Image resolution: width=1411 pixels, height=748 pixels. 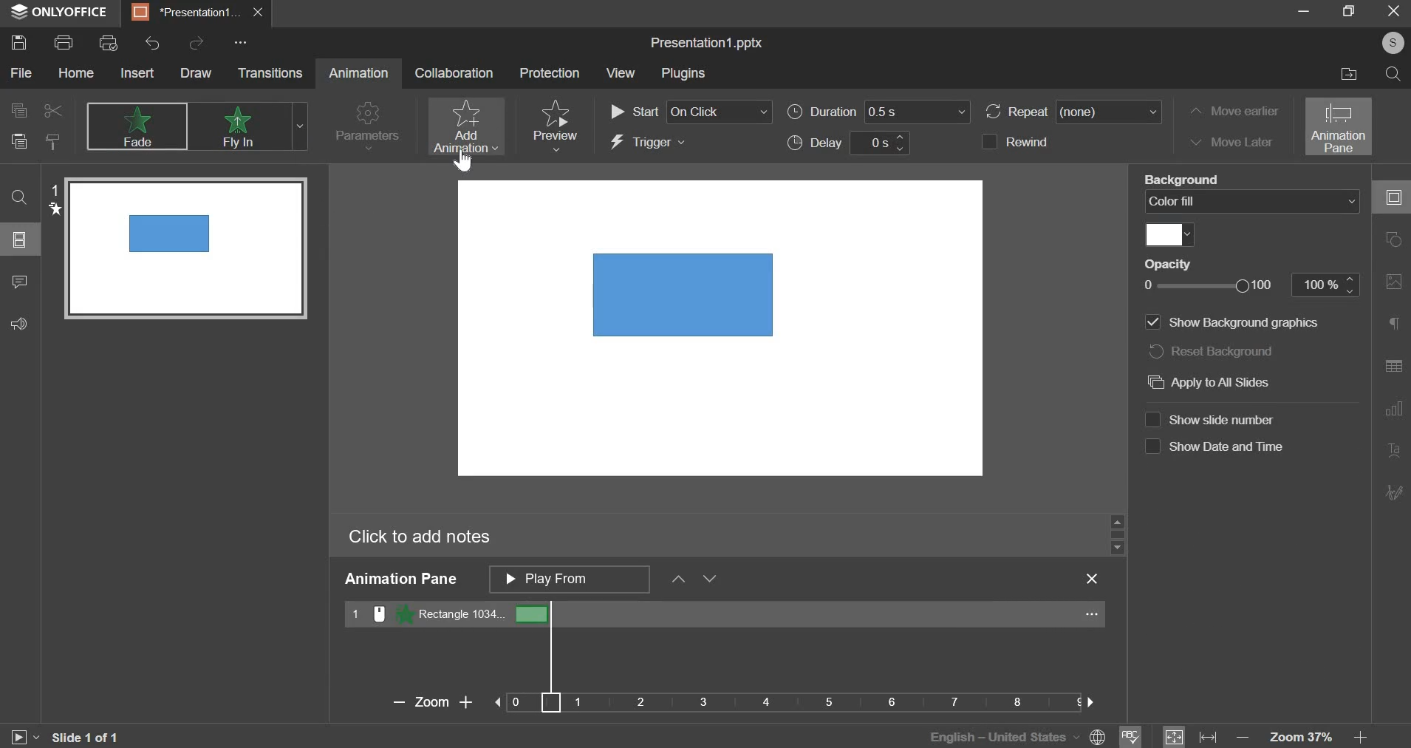 What do you see at coordinates (466, 160) in the screenshot?
I see `Cursor` at bounding box center [466, 160].